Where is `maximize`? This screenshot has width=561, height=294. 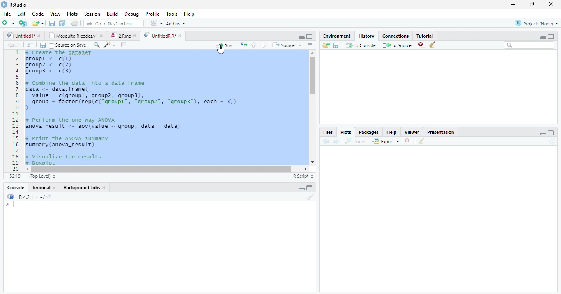 maximize is located at coordinates (552, 36).